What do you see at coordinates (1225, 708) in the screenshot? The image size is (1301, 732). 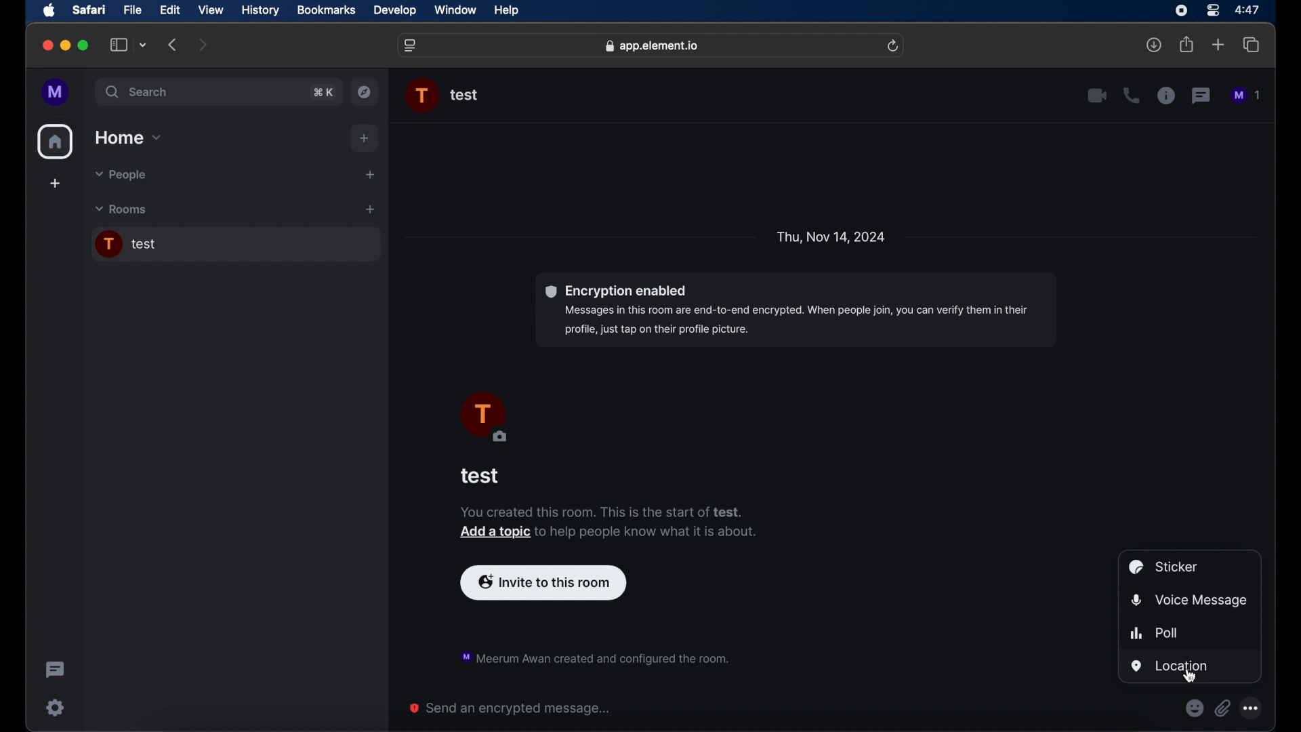 I see `Attach files` at bounding box center [1225, 708].